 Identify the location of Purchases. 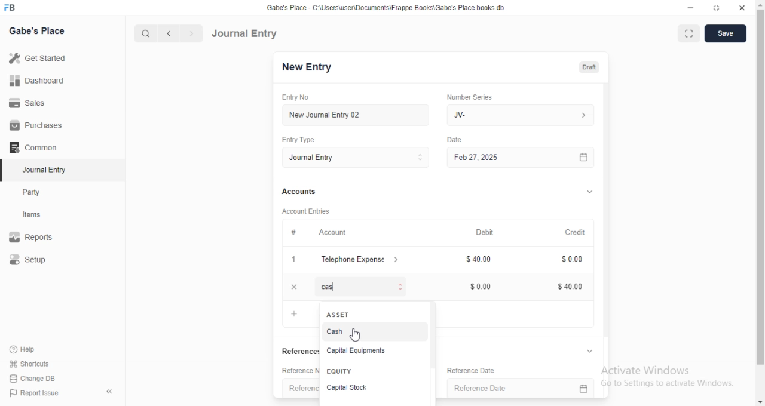
(33, 124).